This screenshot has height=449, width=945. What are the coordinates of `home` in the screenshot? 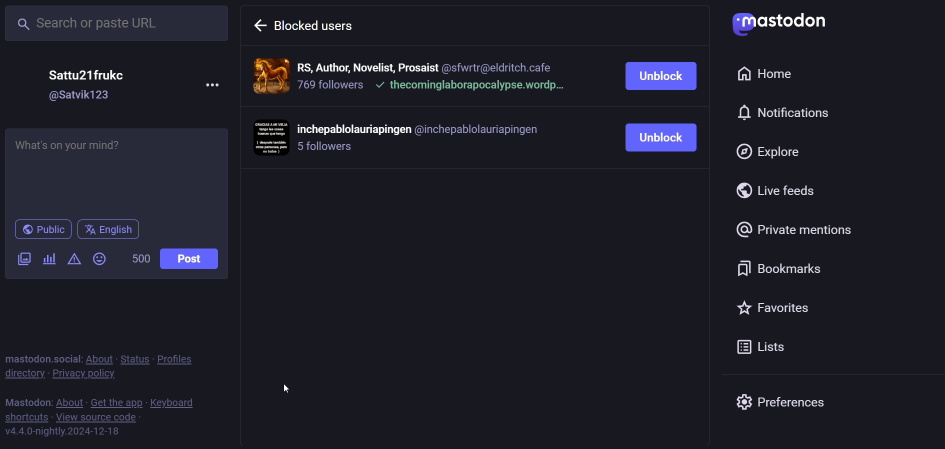 It's located at (770, 74).